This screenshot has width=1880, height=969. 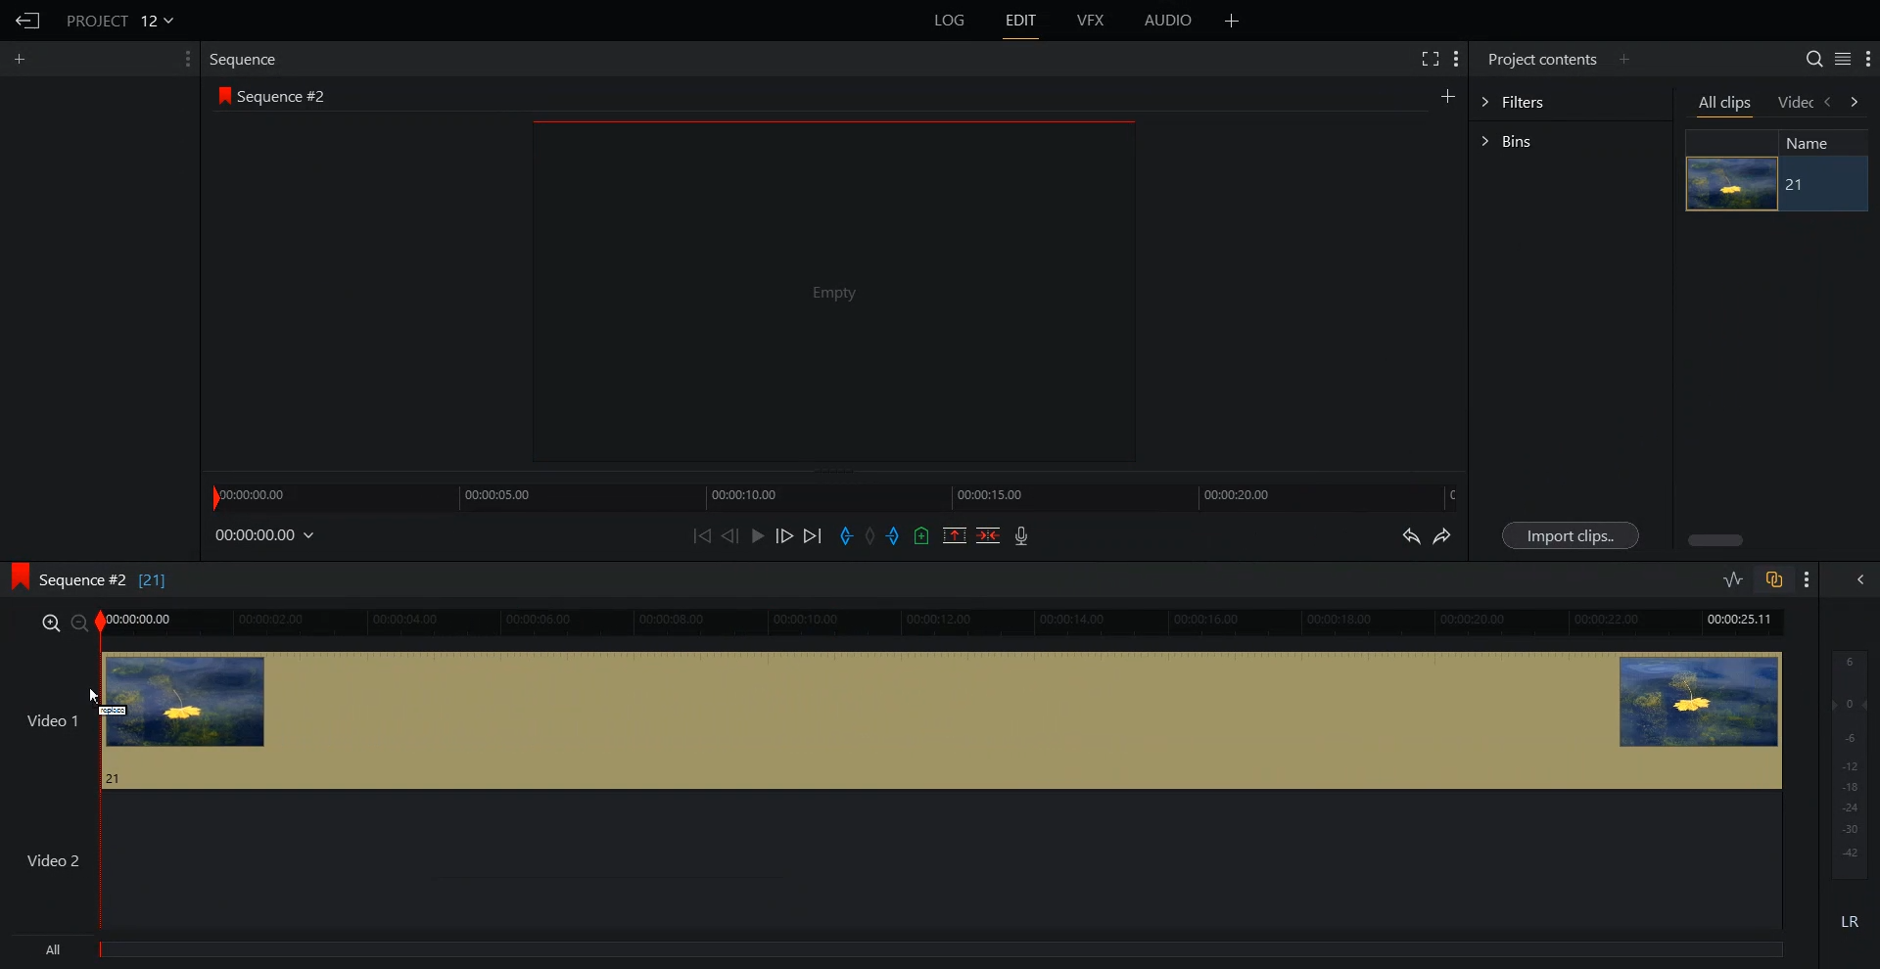 What do you see at coordinates (267, 534) in the screenshot?
I see `00:00:00.00 ` at bounding box center [267, 534].